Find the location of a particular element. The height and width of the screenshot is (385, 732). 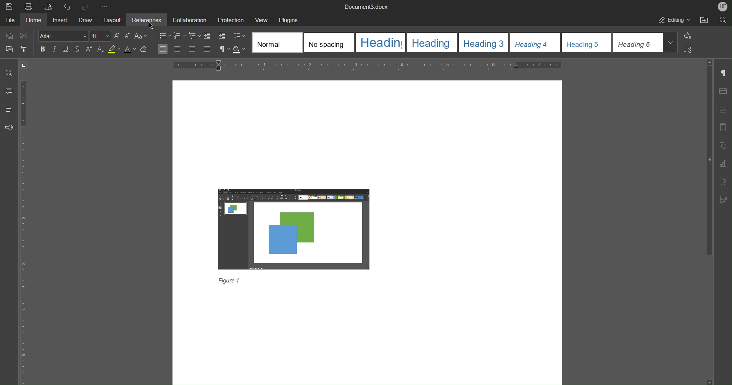

Cut is located at coordinates (24, 36).